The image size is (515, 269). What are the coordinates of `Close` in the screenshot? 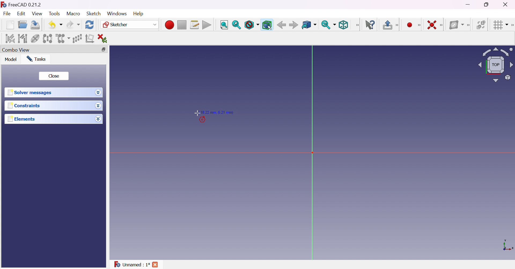 It's located at (507, 4).